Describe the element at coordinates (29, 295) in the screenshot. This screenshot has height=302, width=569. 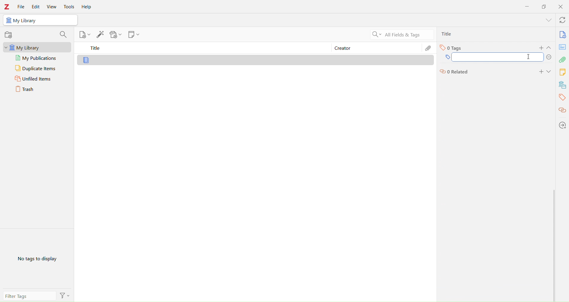
I see `Filter Tags` at that location.